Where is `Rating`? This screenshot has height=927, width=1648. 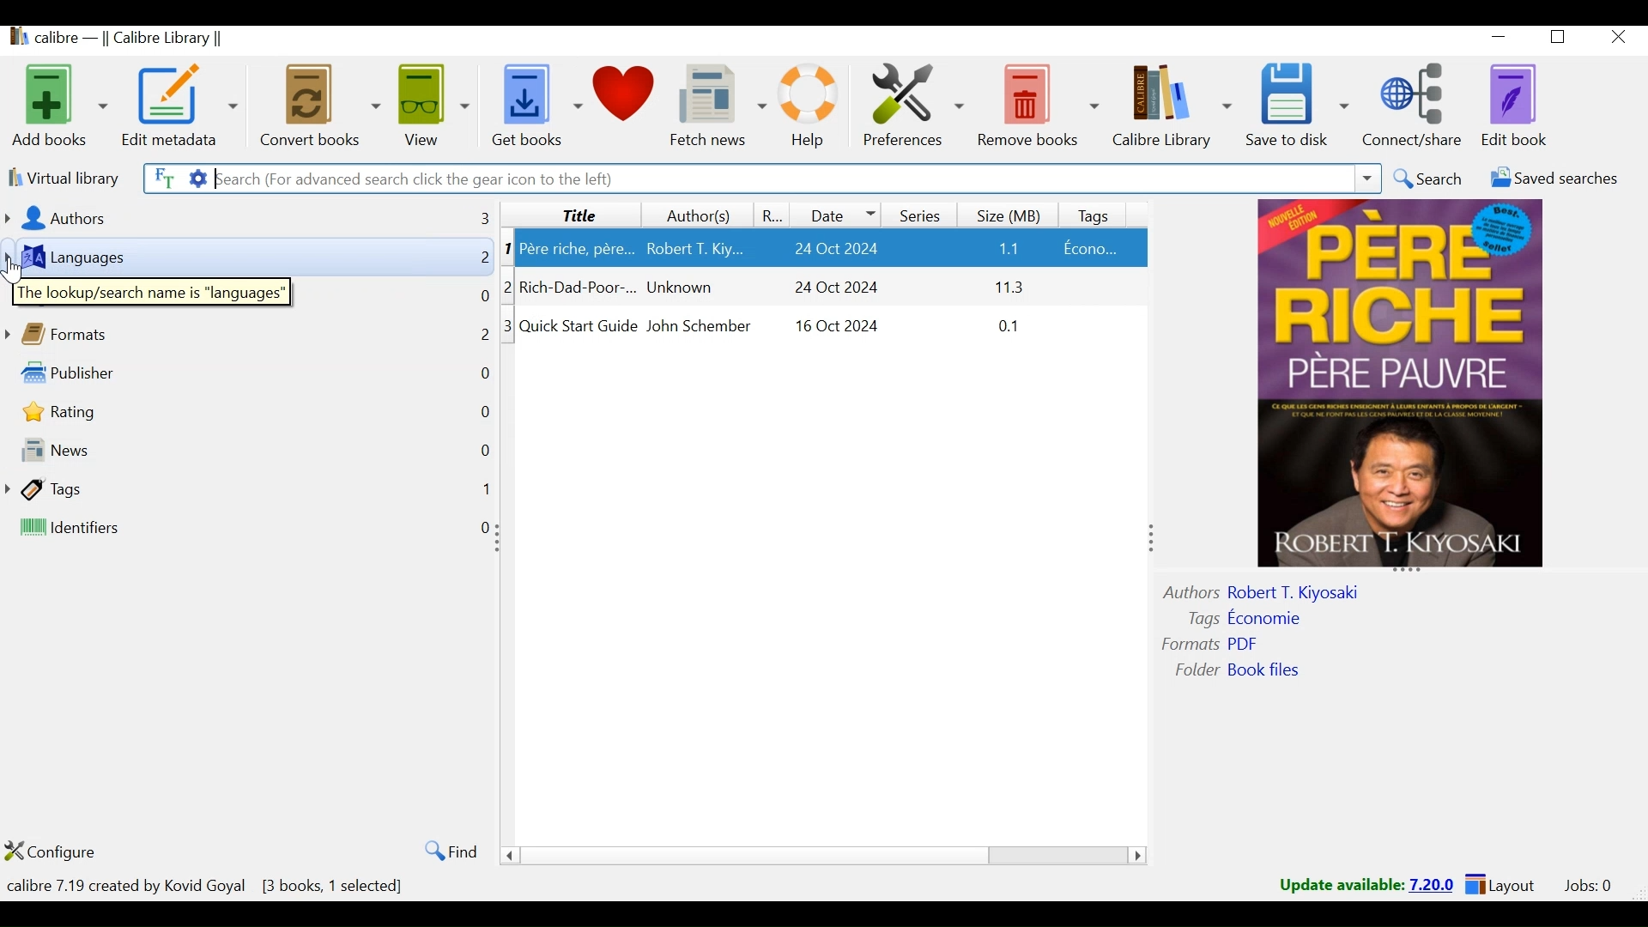 Rating is located at coordinates (774, 215).